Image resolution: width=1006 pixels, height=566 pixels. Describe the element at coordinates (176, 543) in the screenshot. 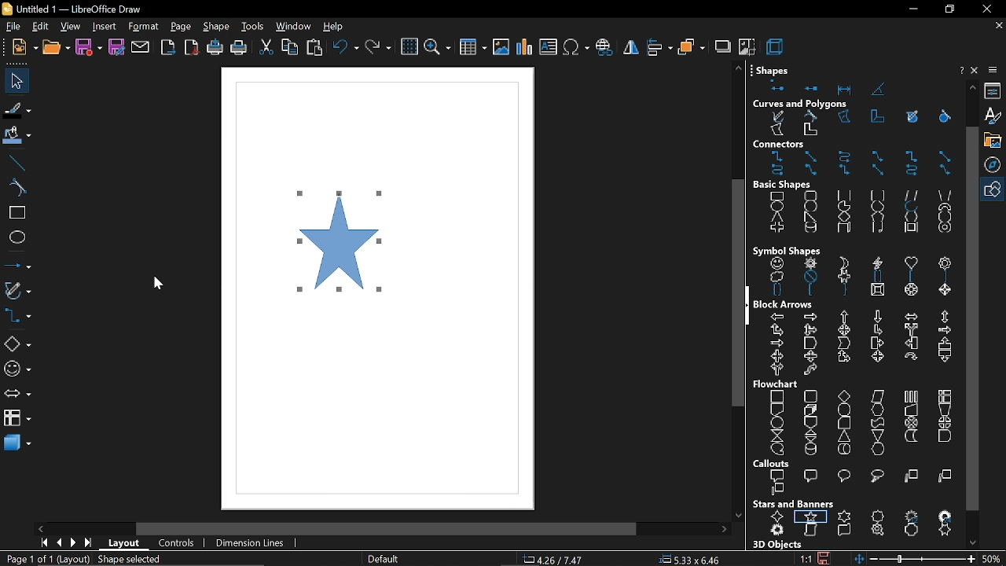

I see `controls` at that location.